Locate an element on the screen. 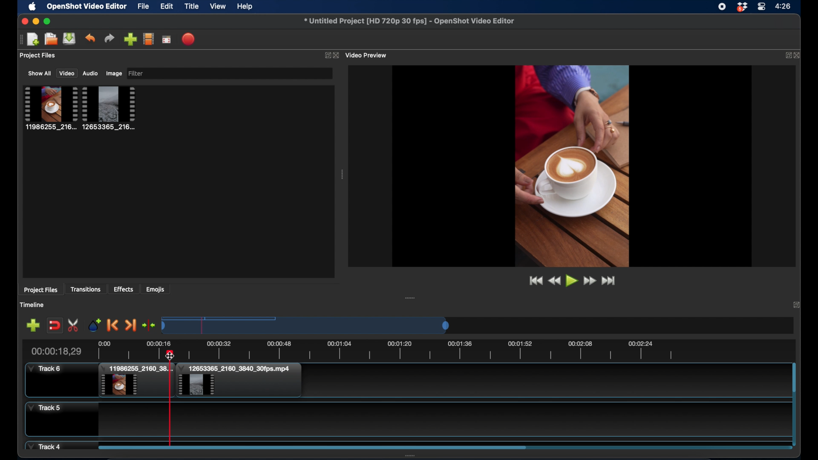  play is located at coordinates (571, 282).